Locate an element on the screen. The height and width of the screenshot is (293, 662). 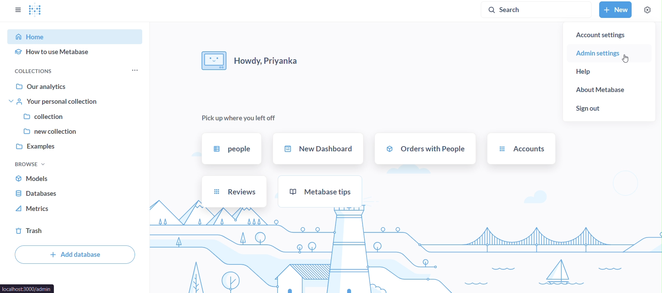
howdy, priyanka is located at coordinates (251, 61).